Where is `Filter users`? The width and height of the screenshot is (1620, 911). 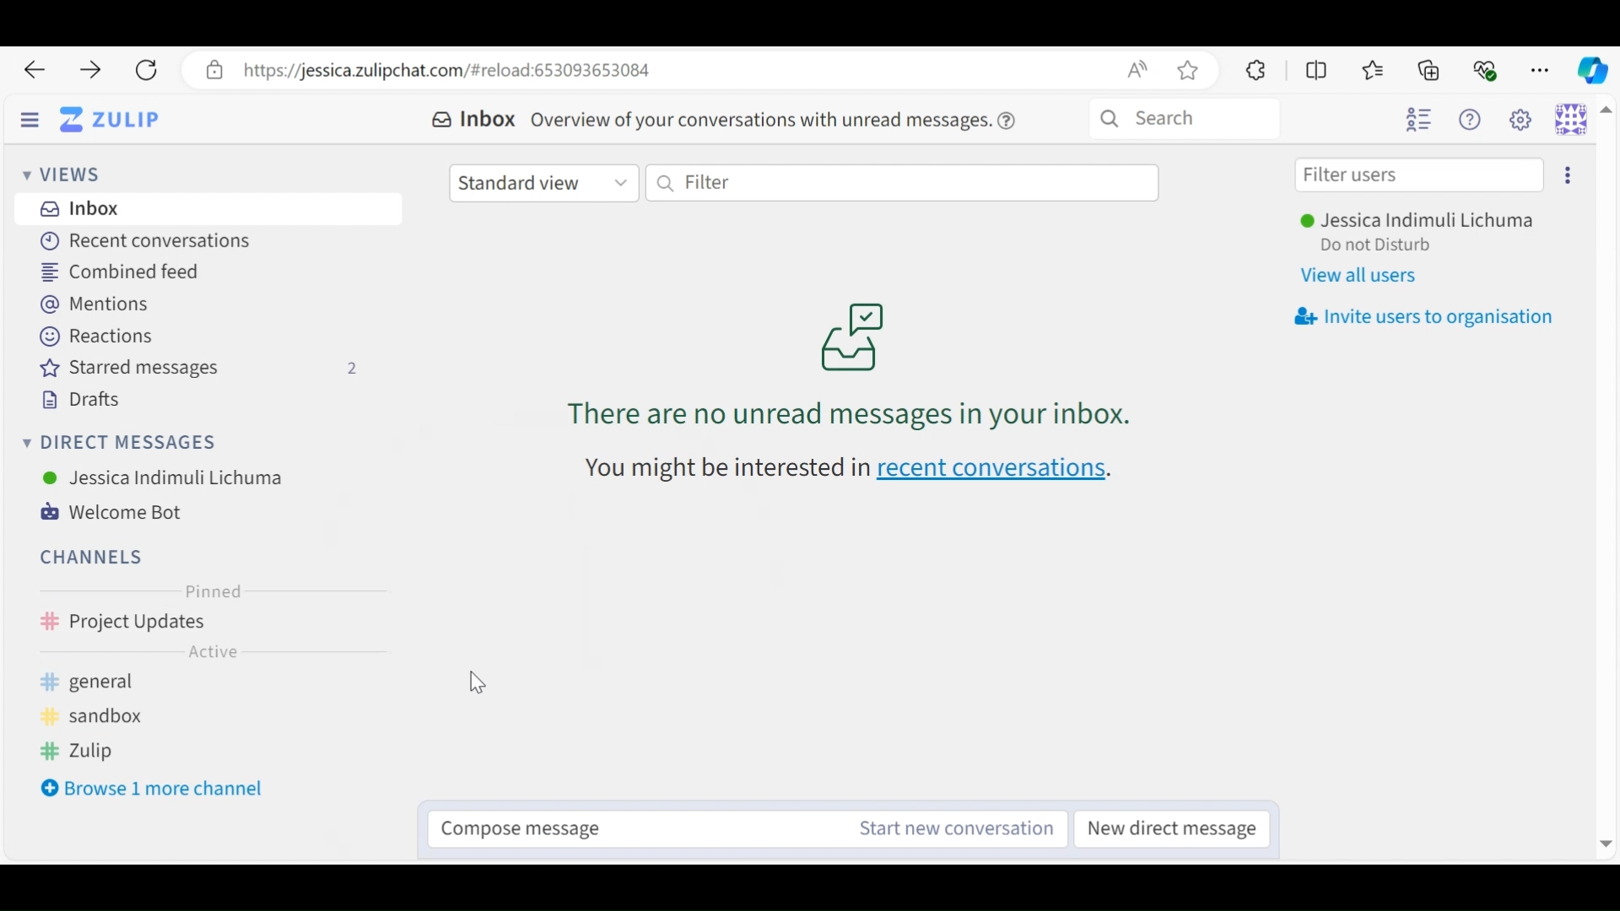
Filter users is located at coordinates (1419, 175).